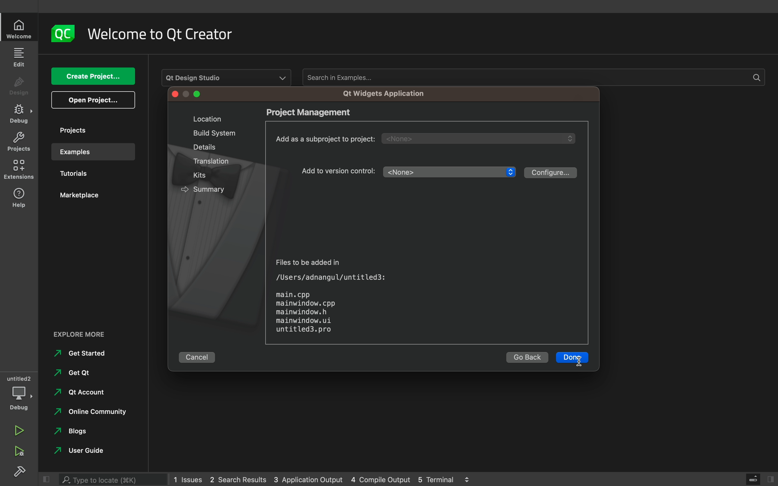 The image size is (778, 486). I want to click on 5 terminal, so click(439, 479).